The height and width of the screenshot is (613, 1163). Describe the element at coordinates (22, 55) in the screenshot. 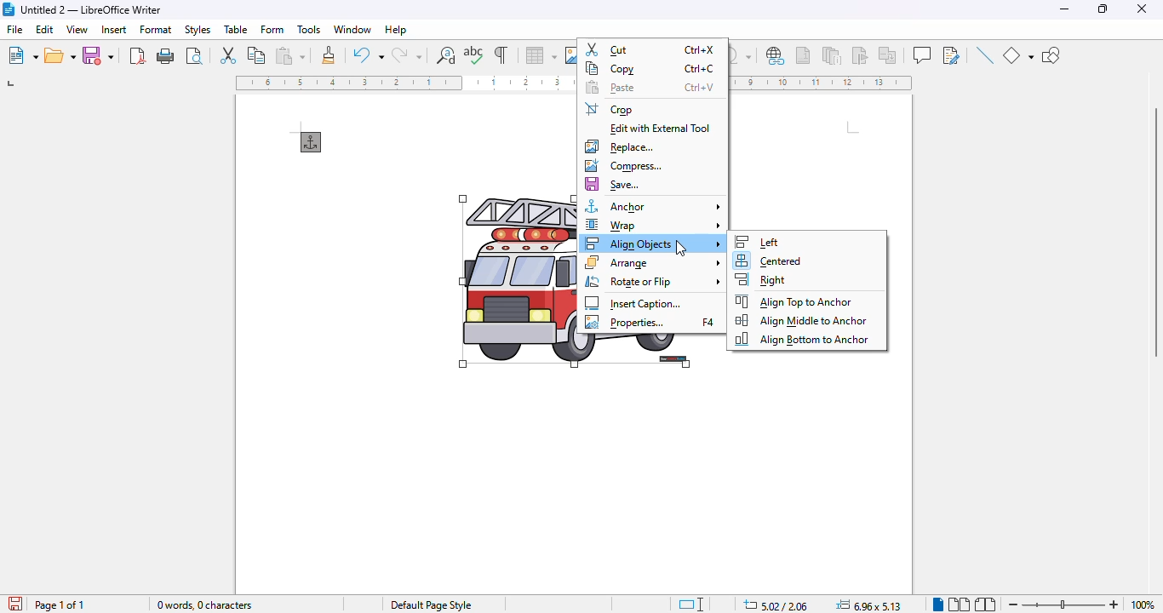

I see `new` at that location.